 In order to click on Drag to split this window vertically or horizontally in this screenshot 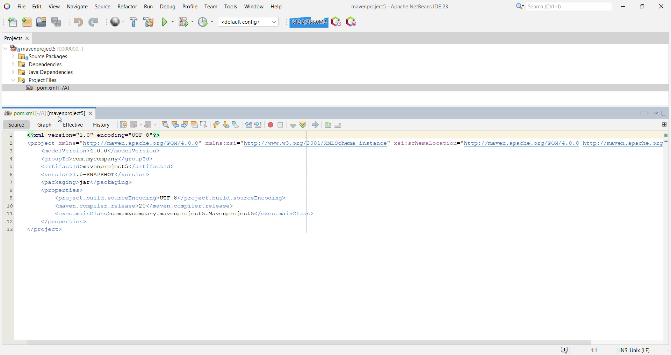, I will do `click(664, 124)`.